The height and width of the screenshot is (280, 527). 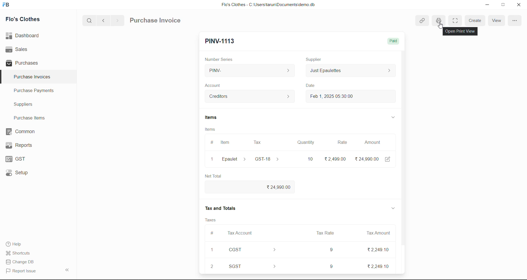 I want to click on Dashboard, so click(x=24, y=35).